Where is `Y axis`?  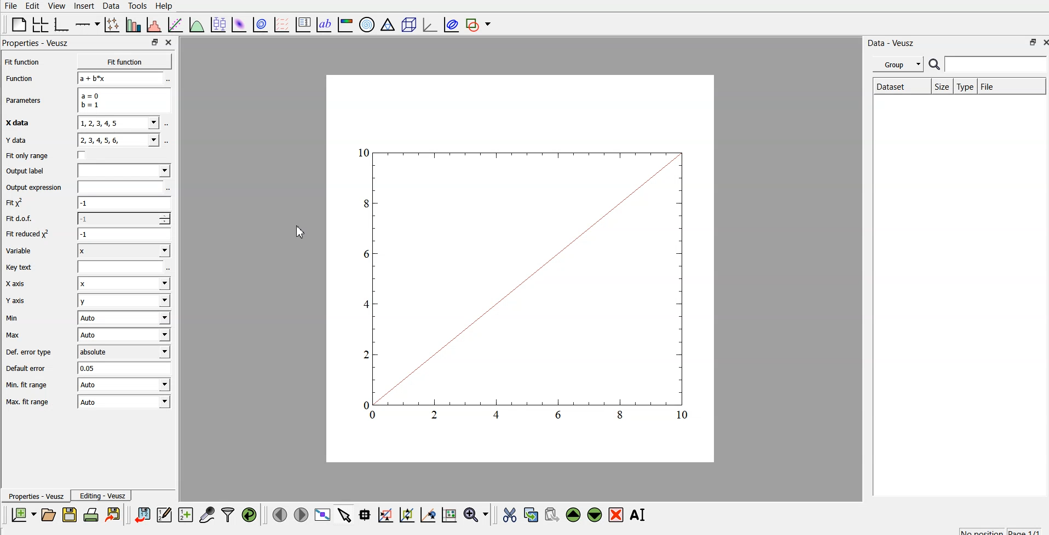
Y axis is located at coordinates (27, 301).